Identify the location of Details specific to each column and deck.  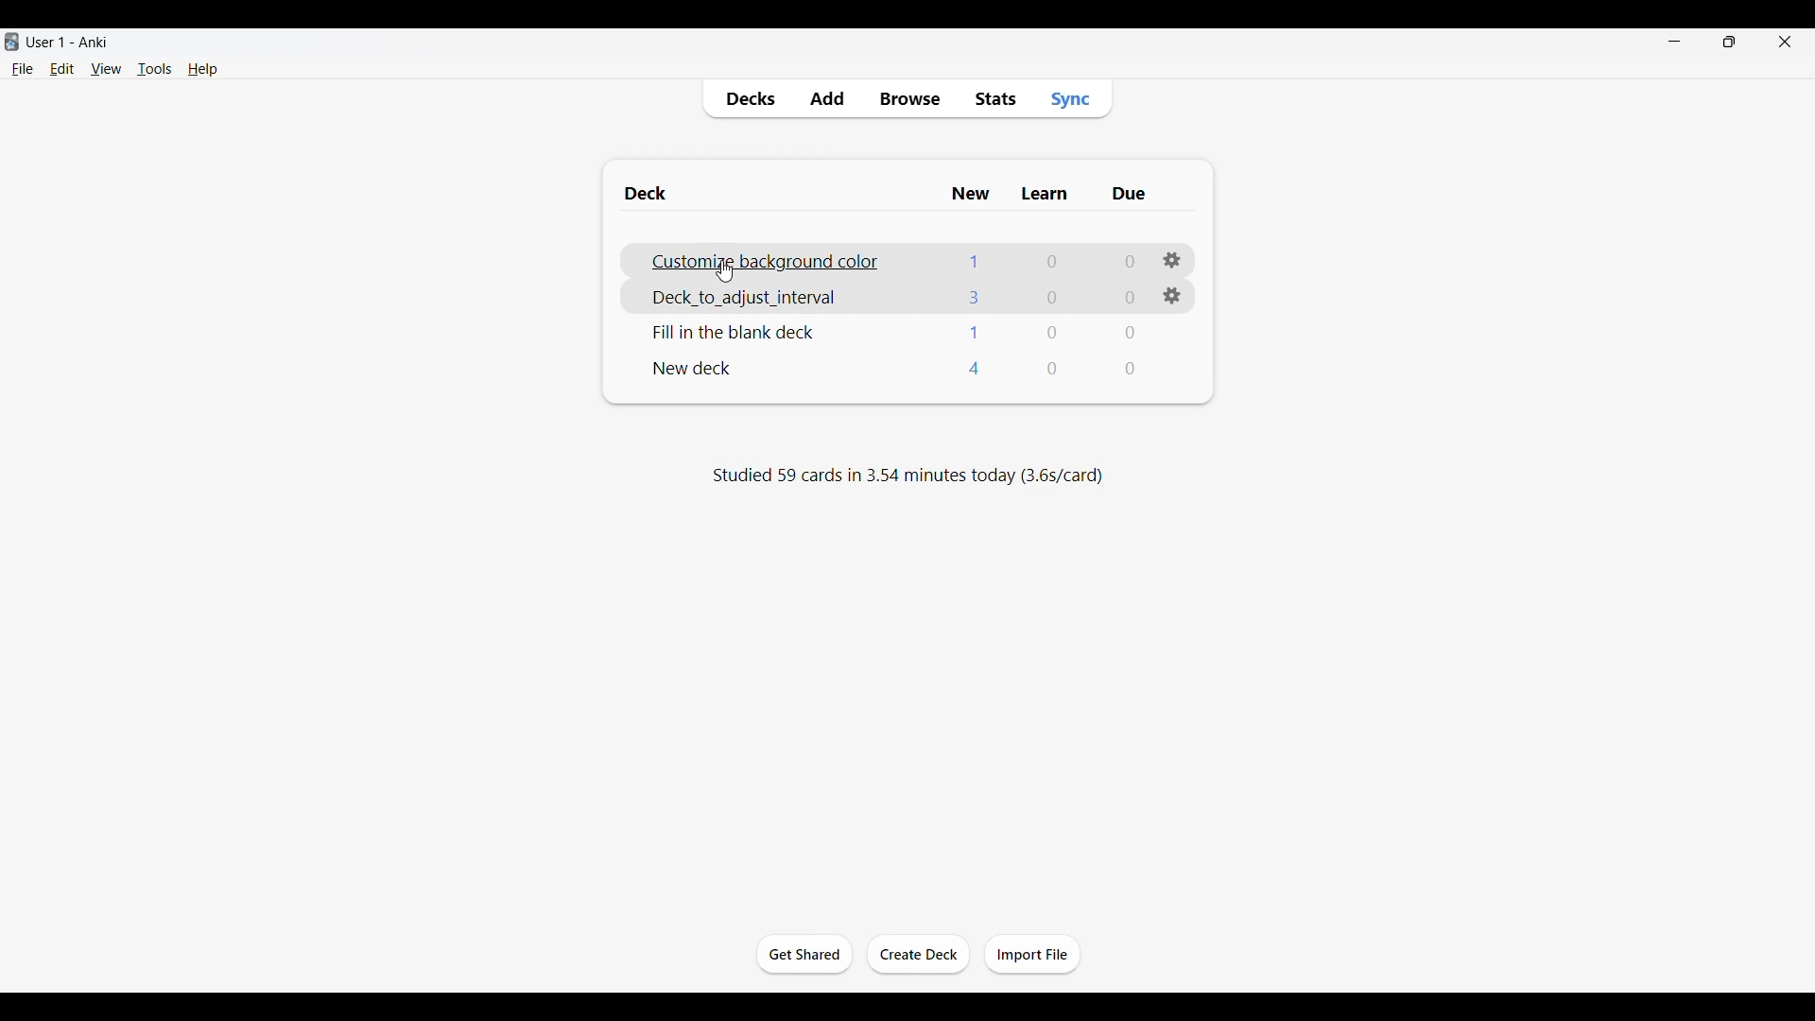
(1054, 332).